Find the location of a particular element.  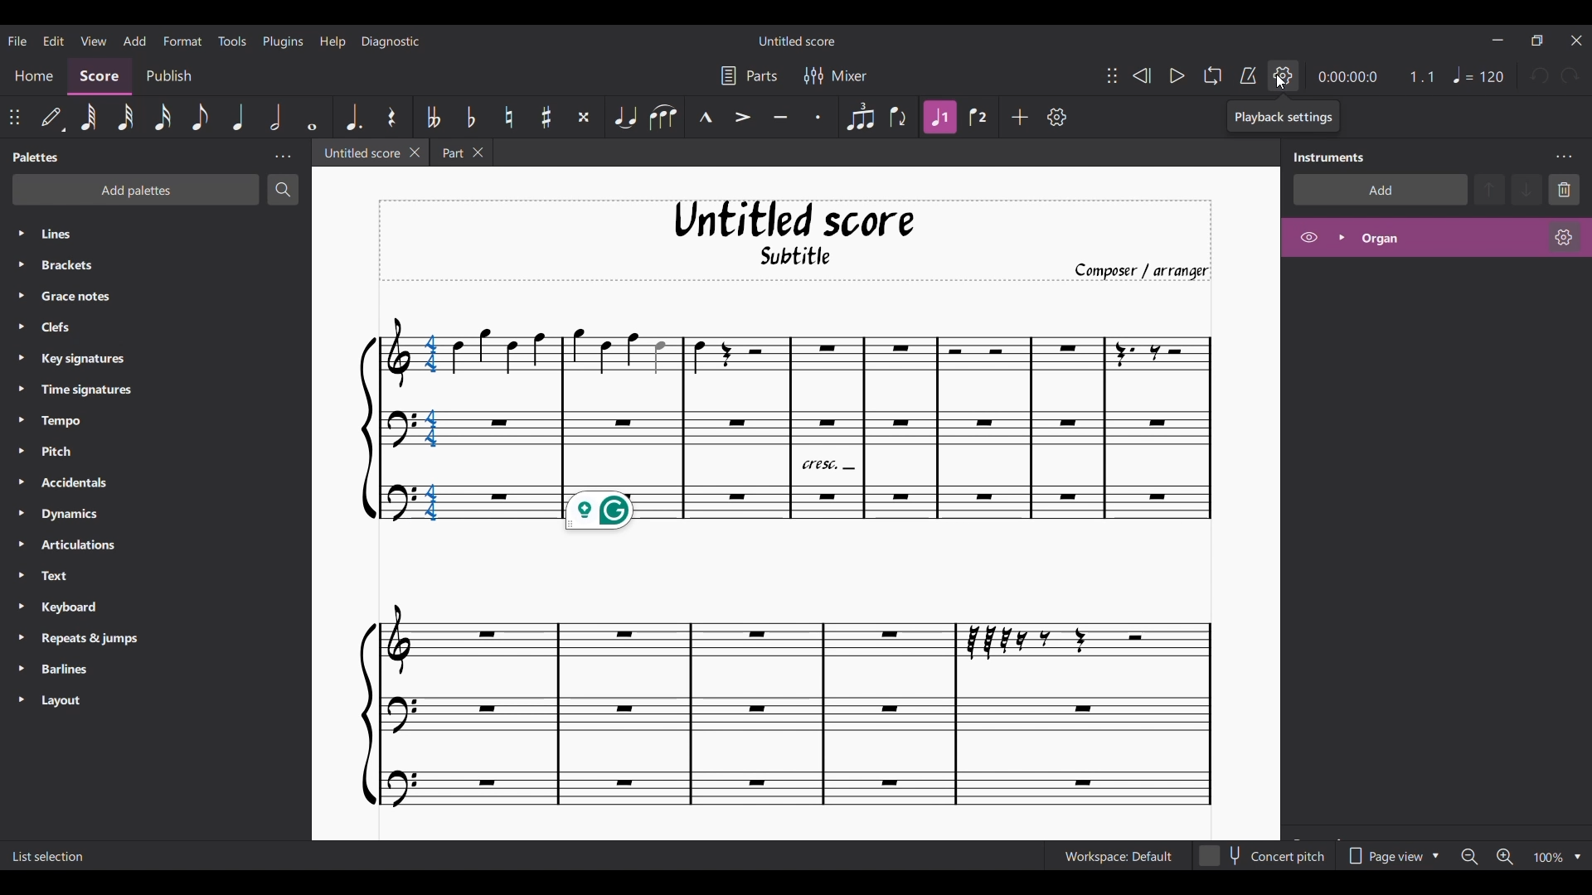

16th note is located at coordinates (163, 118).